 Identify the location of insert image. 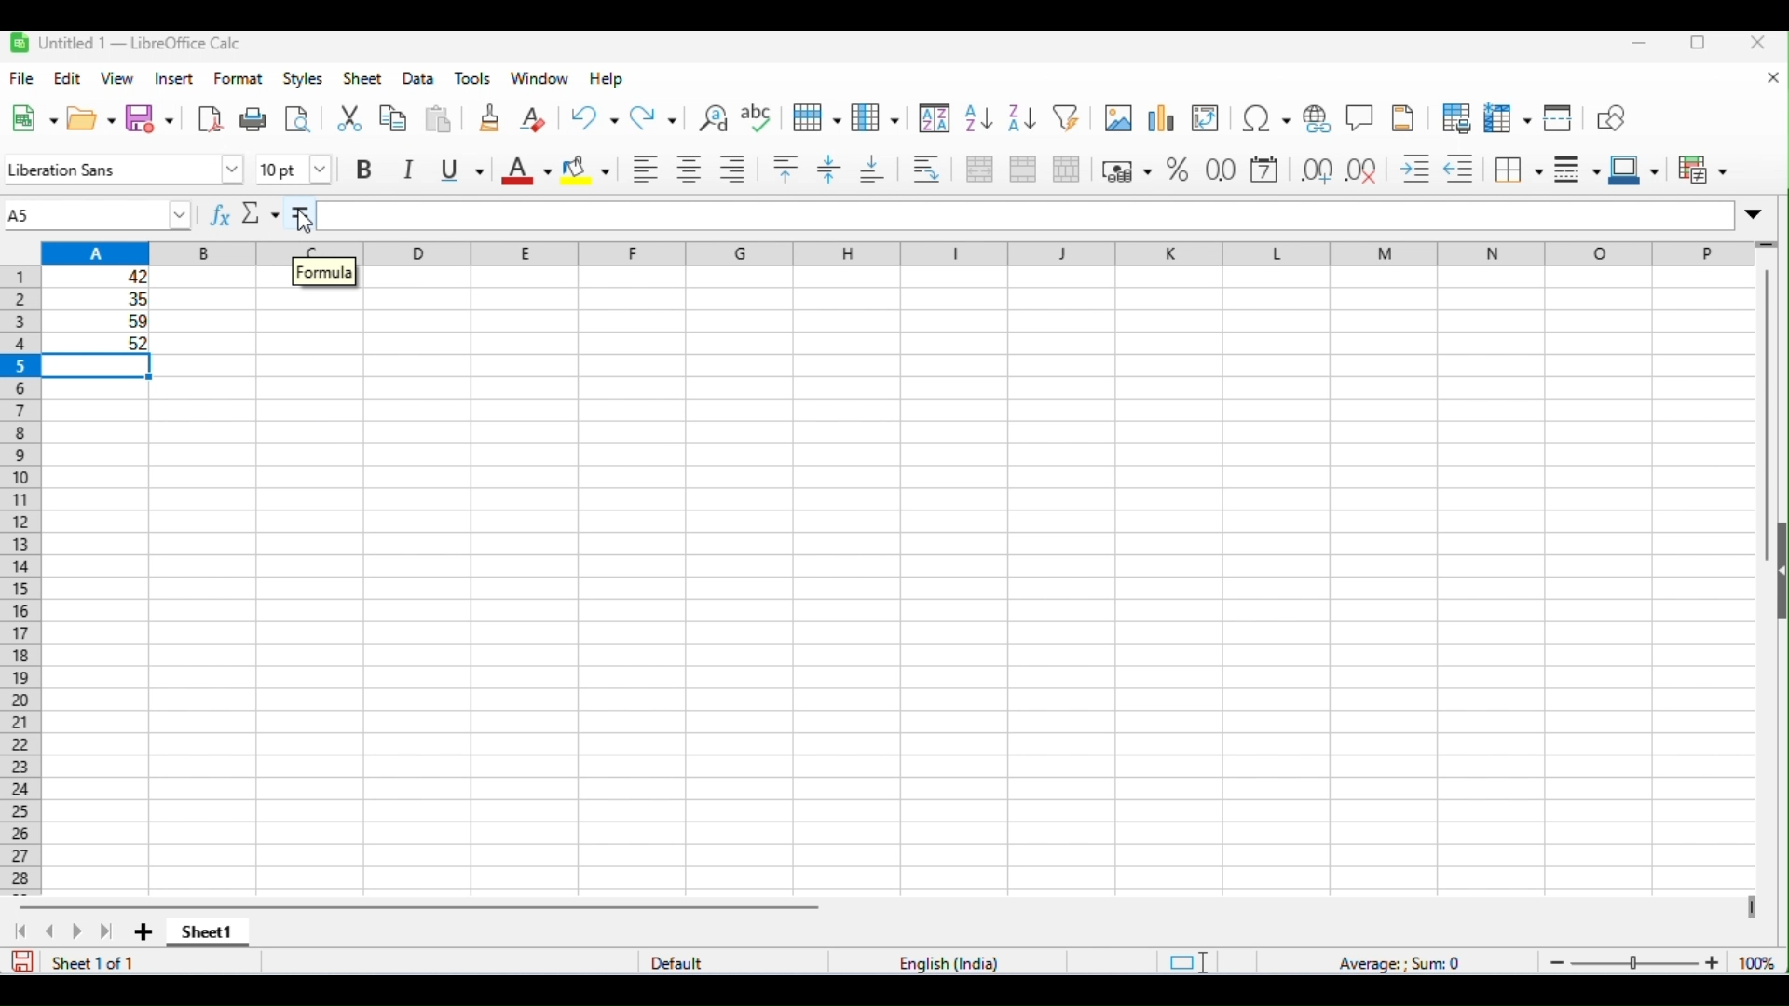
(1117, 118).